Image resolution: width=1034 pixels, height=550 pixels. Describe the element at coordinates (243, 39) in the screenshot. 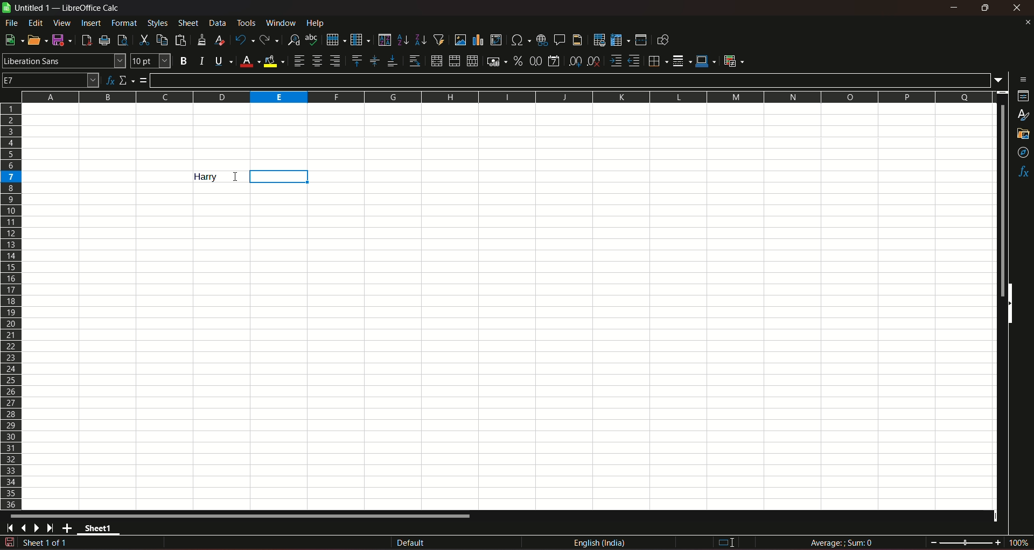

I see `undo` at that location.